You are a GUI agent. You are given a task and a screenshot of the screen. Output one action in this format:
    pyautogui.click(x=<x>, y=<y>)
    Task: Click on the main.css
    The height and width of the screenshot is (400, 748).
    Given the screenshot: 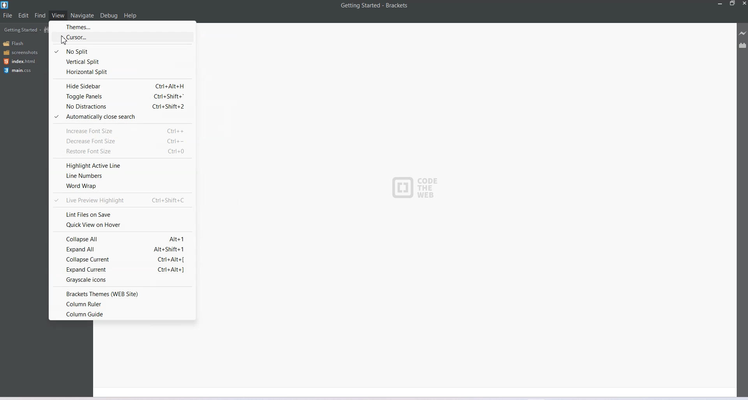 What is the action you would take?
    pyautogui.click(x=19, y=70)
    